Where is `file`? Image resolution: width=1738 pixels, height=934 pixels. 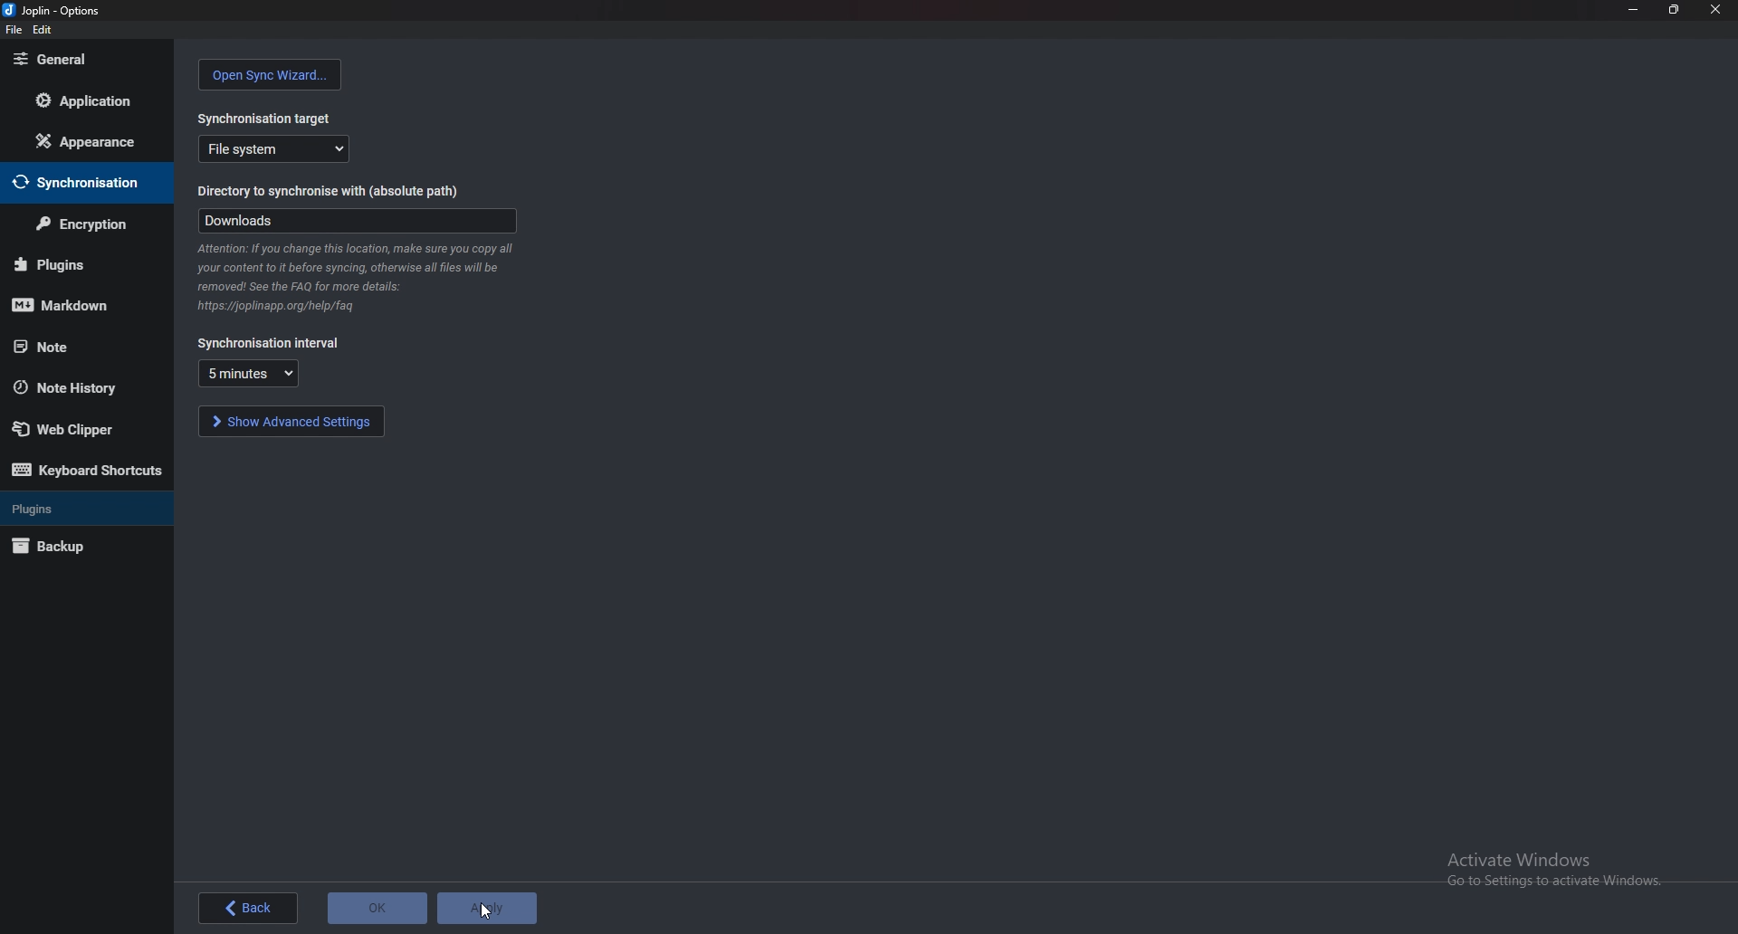
file is located at coordinates (14, 30).